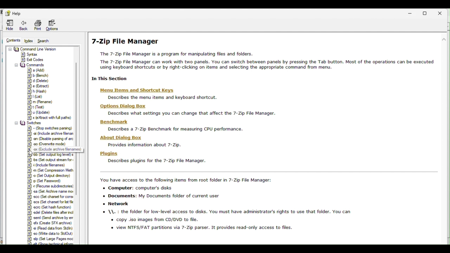 This screenshot has height=253, width=450. I want to click on 8] adel (Delete files after incl, so click(51, 213).